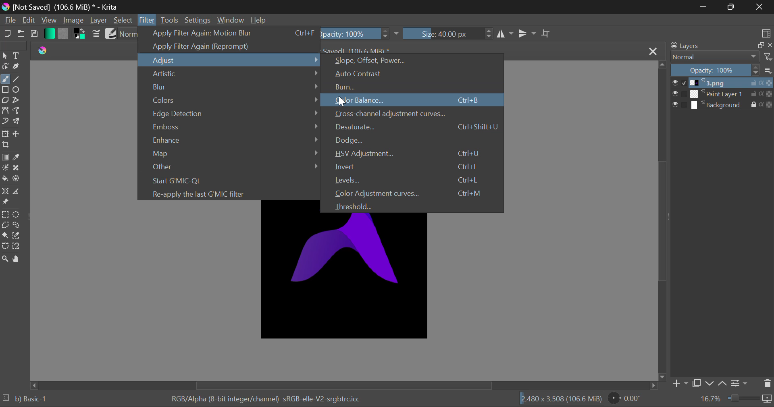 The height and width of the screenshot is (407, 774). Describe the element at coordinates (231, 47) in the screenshot. I see `Apply Filter Again` at that location.